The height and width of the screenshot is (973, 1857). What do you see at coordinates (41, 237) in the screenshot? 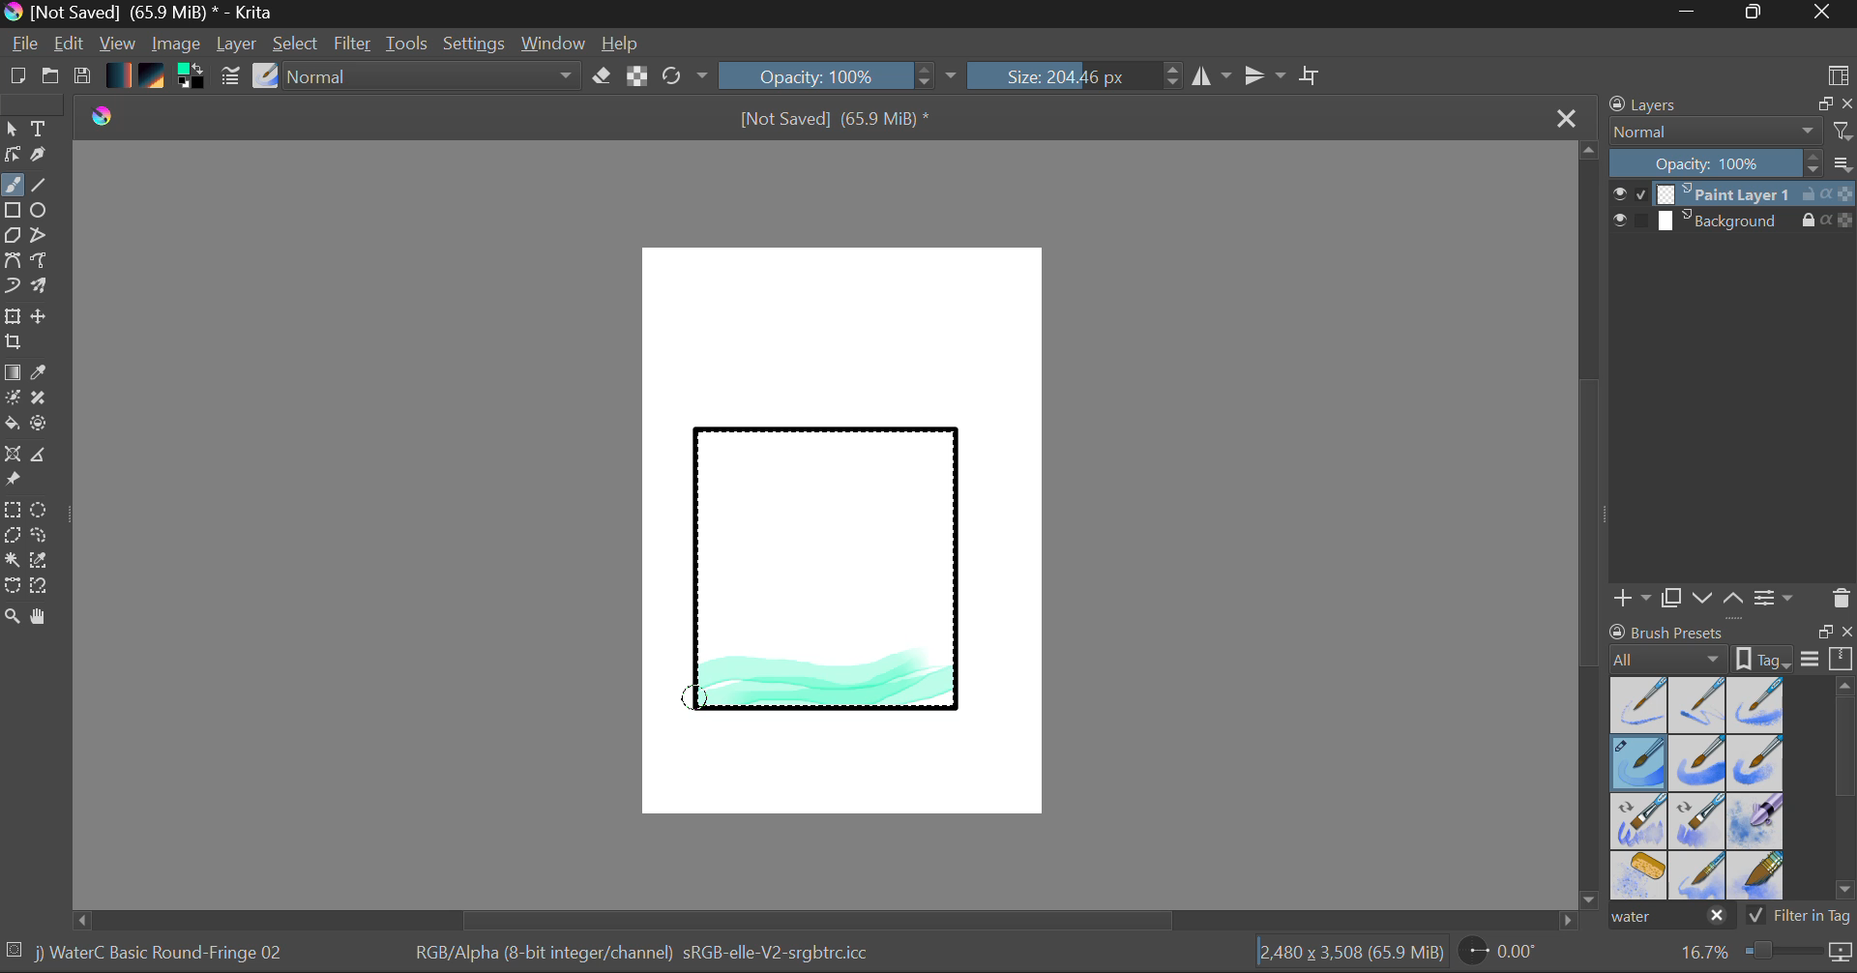
I see `Polyline` at bounding box center [41, 237].